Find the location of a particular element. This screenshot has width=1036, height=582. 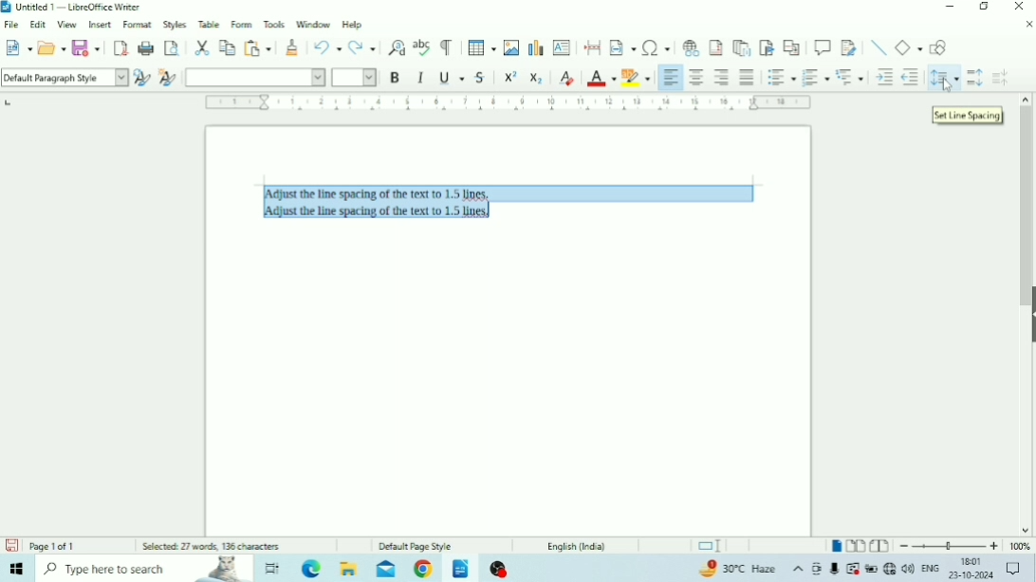

Minimize is located at coordinates (950, 7).